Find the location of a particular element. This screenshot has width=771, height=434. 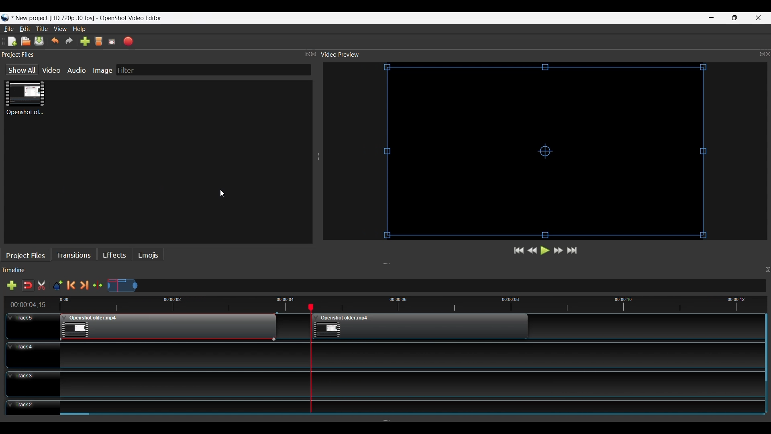

New File is located at coordinates (11, 41).